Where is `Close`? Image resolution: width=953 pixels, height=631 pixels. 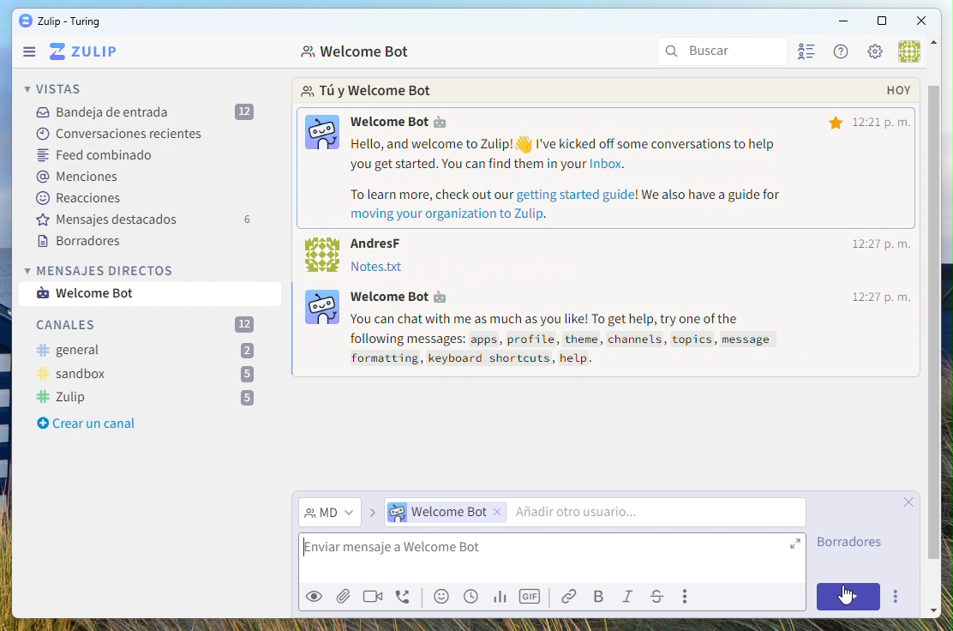
Close is located at coordinates (923, 20).